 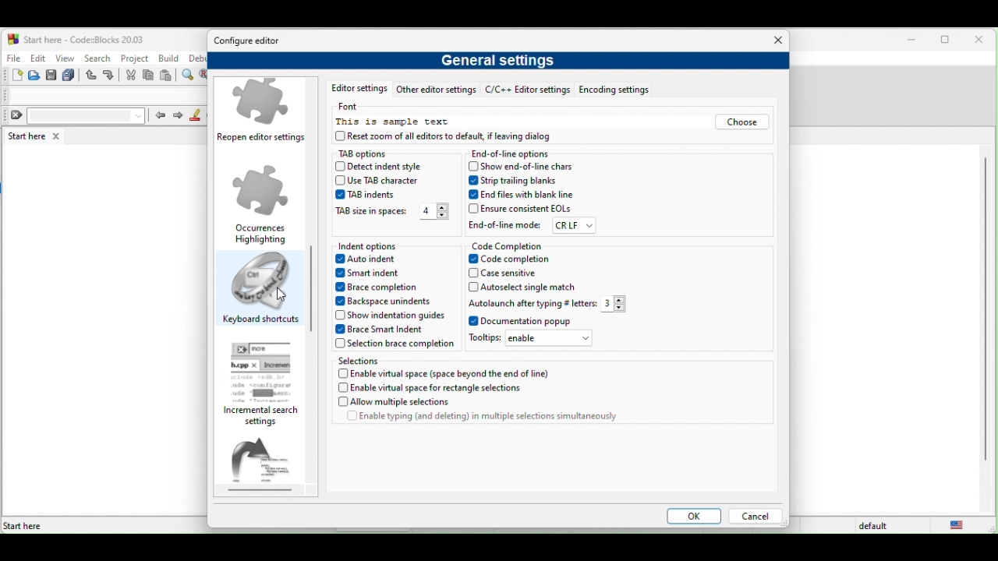 What do you see at coordinates (501, 63) in the screenshot?
I see `general settings` at bounding box center [501, 63].